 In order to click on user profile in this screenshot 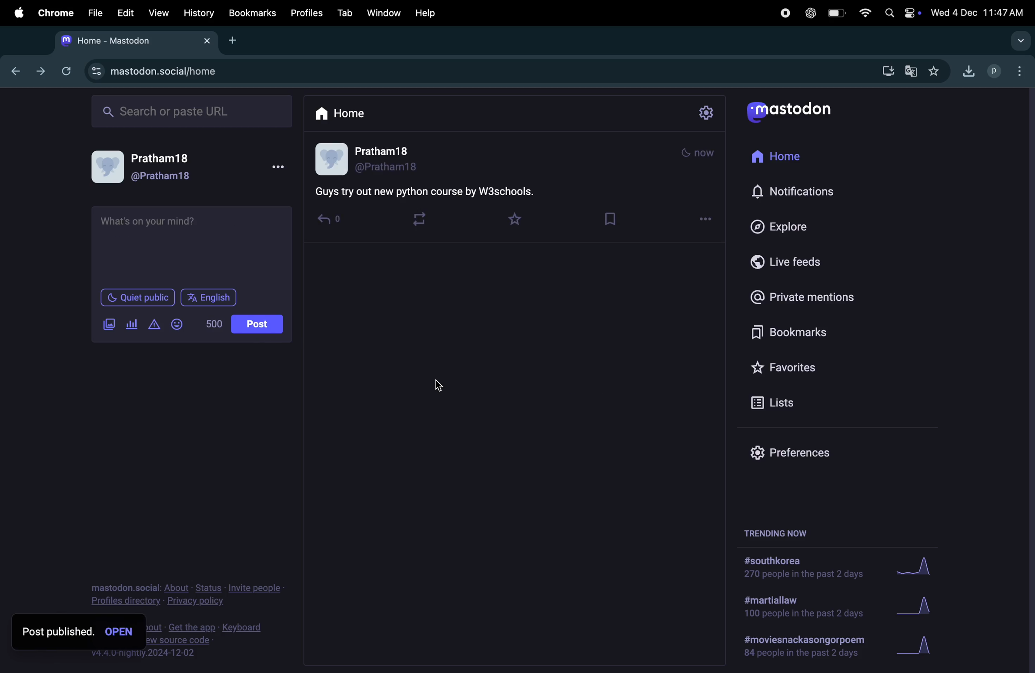, I will do `click(389, 160)`.